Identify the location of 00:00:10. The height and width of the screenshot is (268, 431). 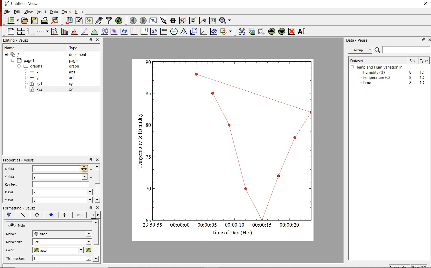
(234, 225).